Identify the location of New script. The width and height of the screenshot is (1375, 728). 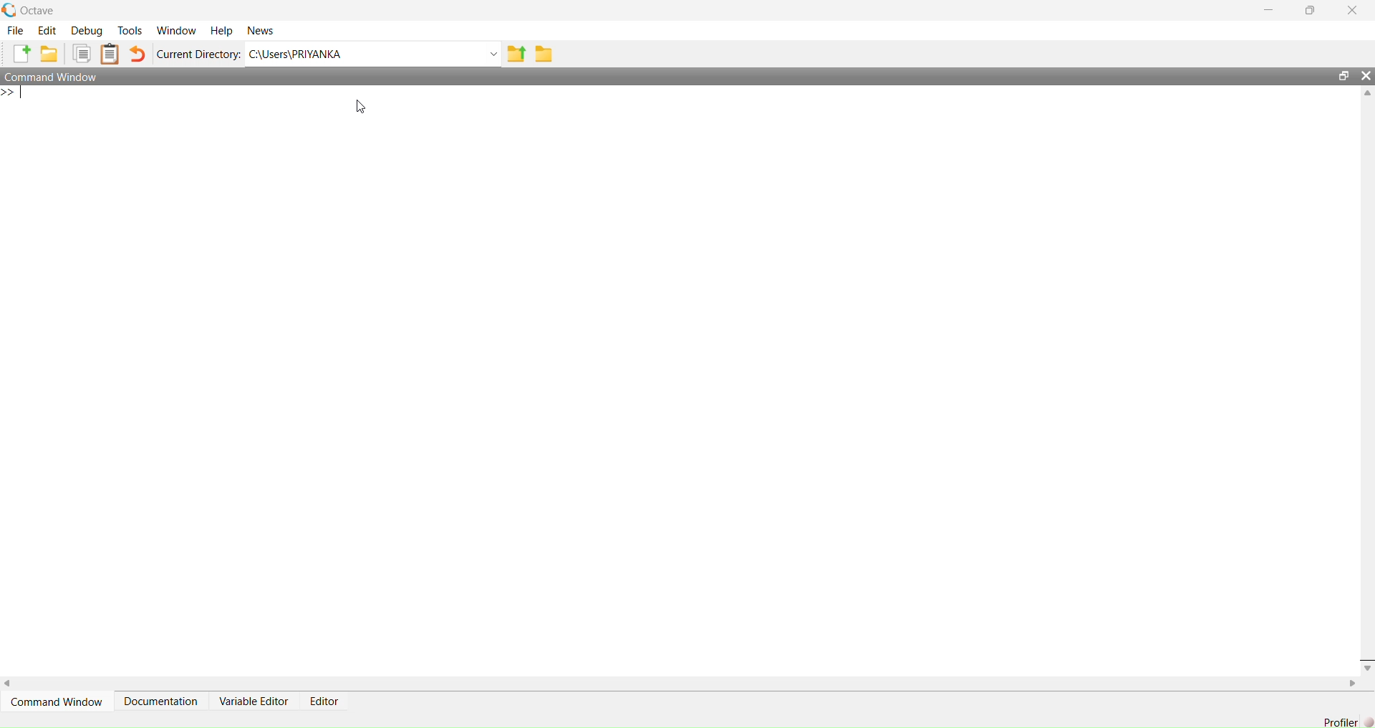
(20, 52).